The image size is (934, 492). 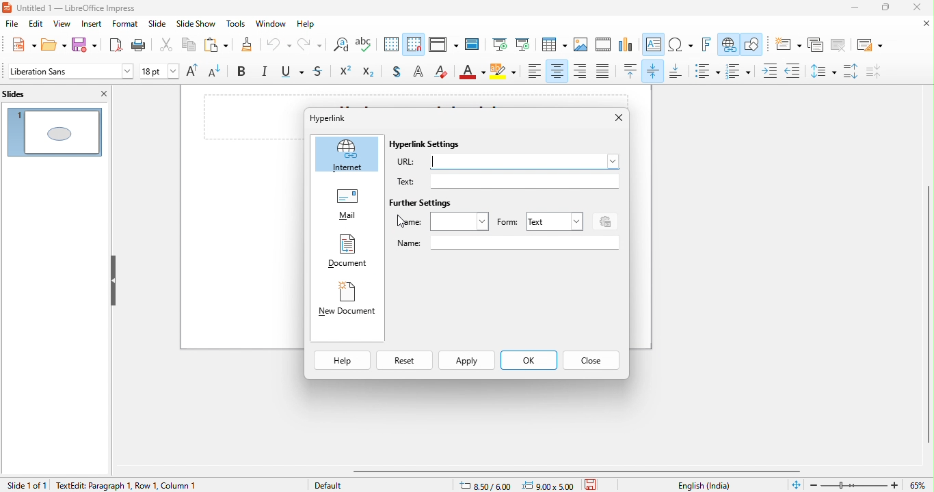 What do you see at coordinates (19, 44) in the screenshot?
I see `new` at bounding box center [19, 44].